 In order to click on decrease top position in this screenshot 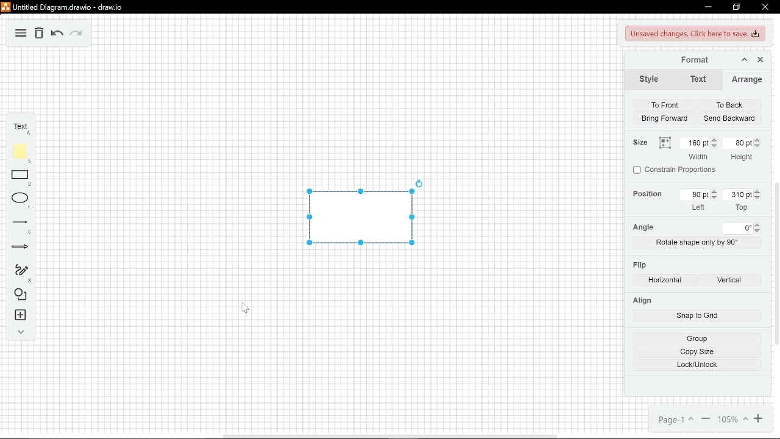, I will do `click(714, 198)`.